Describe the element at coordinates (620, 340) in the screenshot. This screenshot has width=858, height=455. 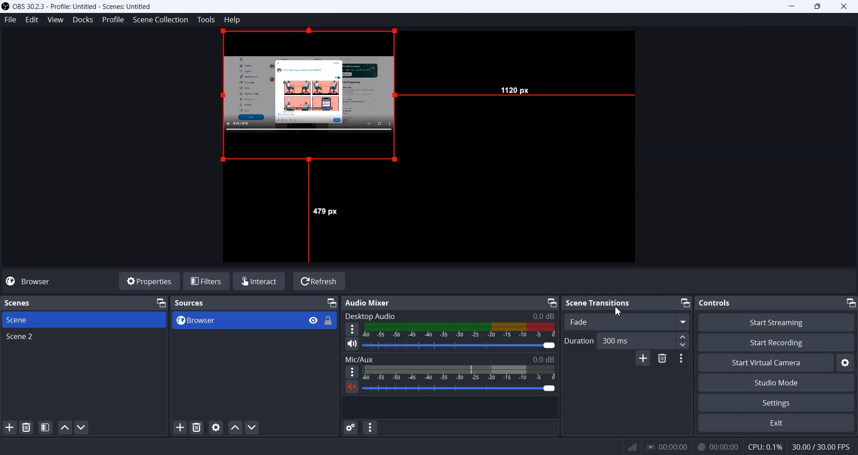
I see `Duration` at that location.